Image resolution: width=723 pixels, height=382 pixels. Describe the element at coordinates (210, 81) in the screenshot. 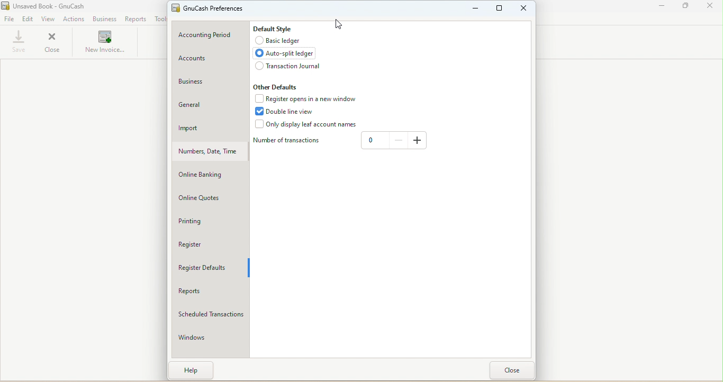

I see `Business` at that location.